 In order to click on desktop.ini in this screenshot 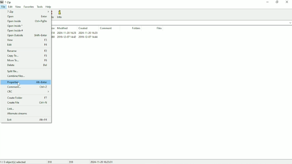, I will do `click(75, 37)`.